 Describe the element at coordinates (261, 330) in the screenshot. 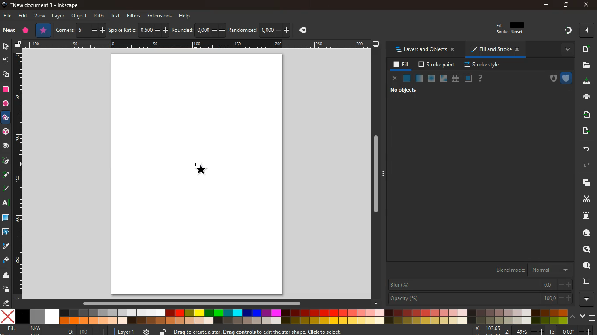

I see `Drag to create a star. Drag controls to edit the star shape. Click to select.` at that location.